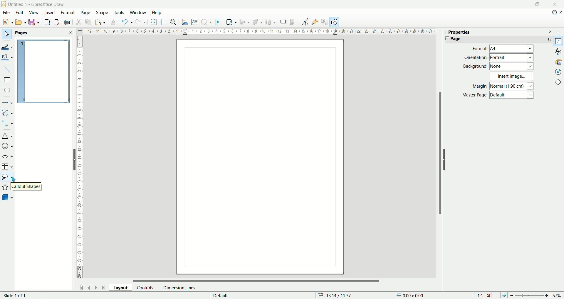 The width and height of the screenshot is (564, 299). What do you see at coordinates (185, 23) in the screenshot?
I see `insert image` at bounding box center [185, 23].